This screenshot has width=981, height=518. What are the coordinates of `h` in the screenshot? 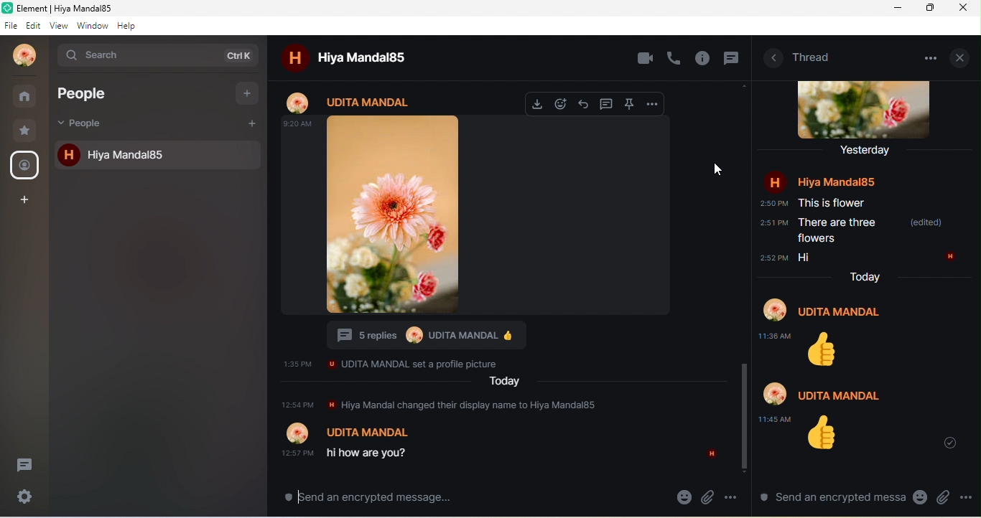 It's located at (67, 155).